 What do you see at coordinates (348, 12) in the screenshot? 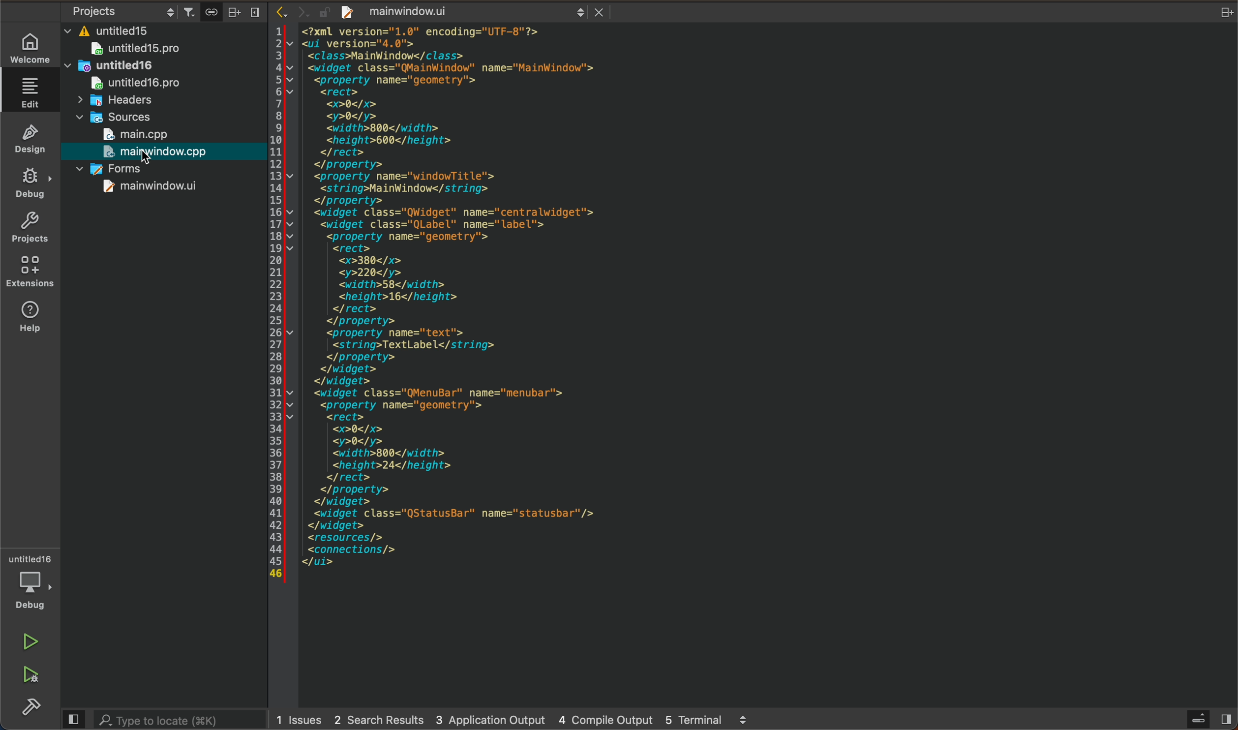
I see `create new project` at bounding box center [348, 12].